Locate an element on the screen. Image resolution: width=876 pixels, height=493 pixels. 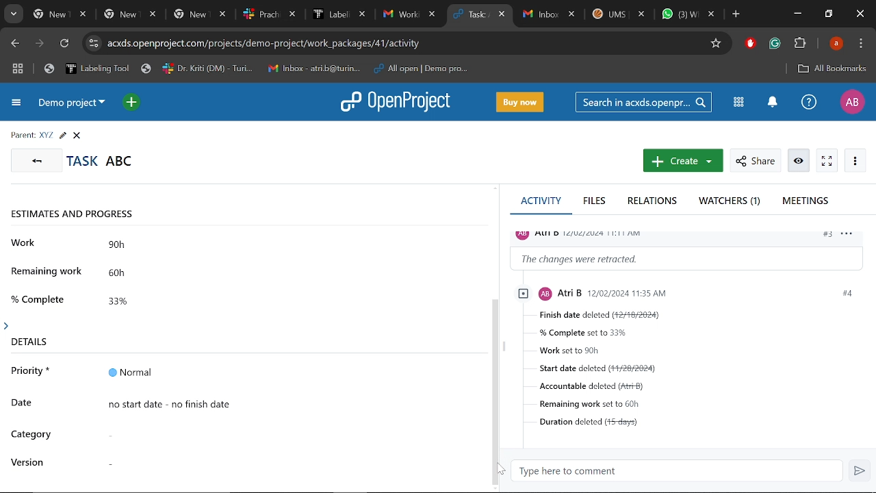
Current tab is located at coordinates (472, 15).